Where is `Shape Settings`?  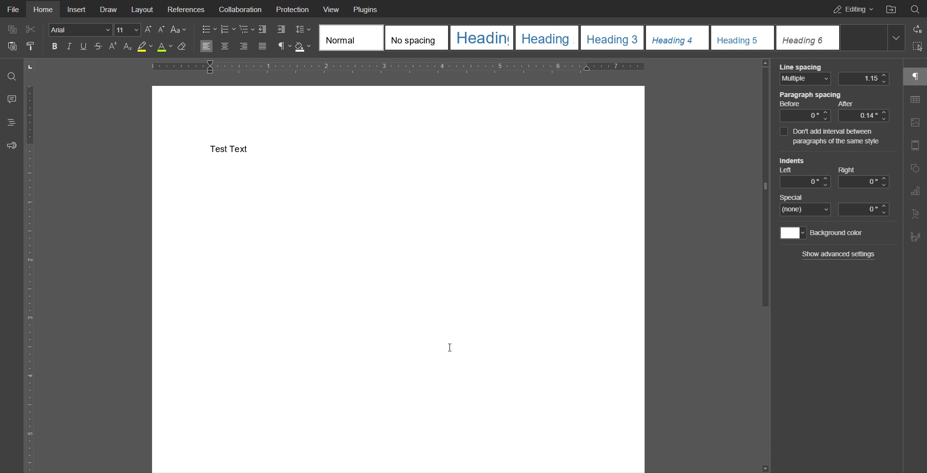
Shape Settings is located at coordinates (915, 170).